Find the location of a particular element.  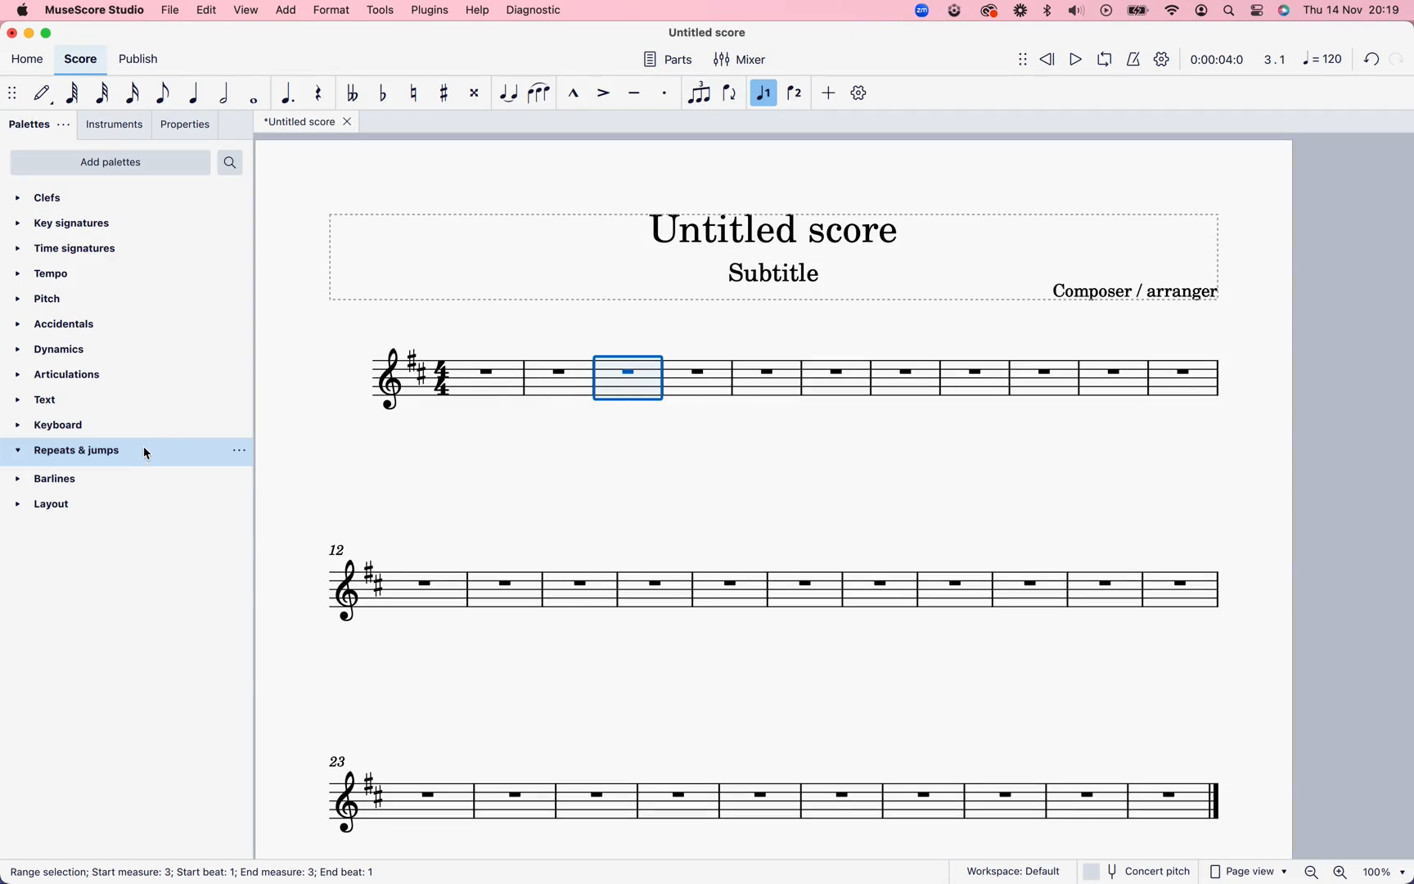

add pallets is located at coordinates (110, 162).